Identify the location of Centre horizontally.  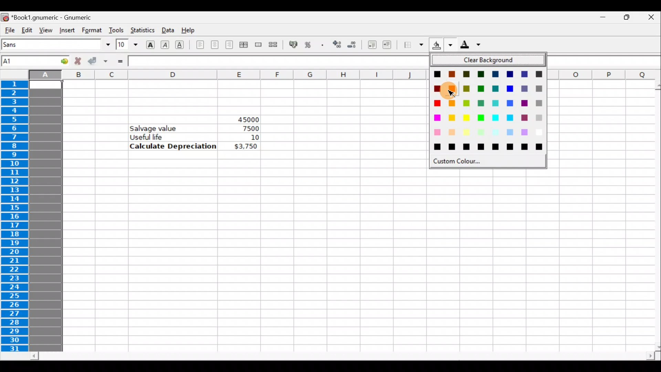
(214, 47).